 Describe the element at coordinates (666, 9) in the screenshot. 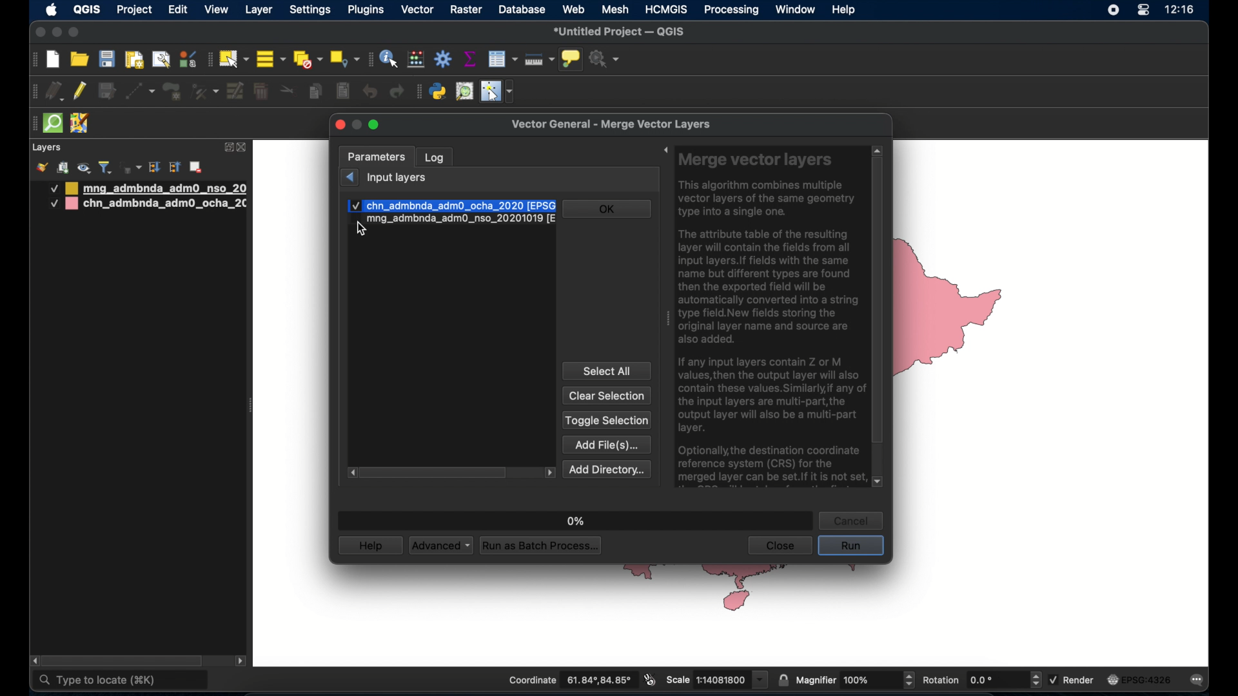

I see `HCMGIS` at that location.